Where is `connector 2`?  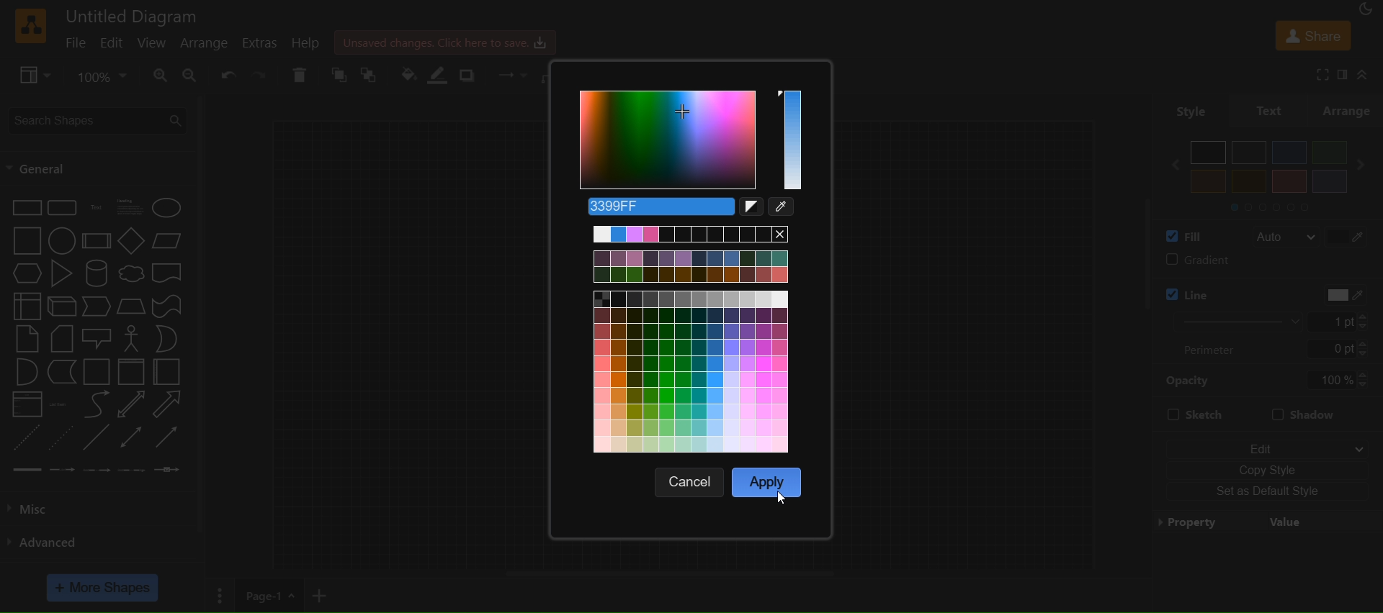
connector 2 is located at coordinates (63, 469).